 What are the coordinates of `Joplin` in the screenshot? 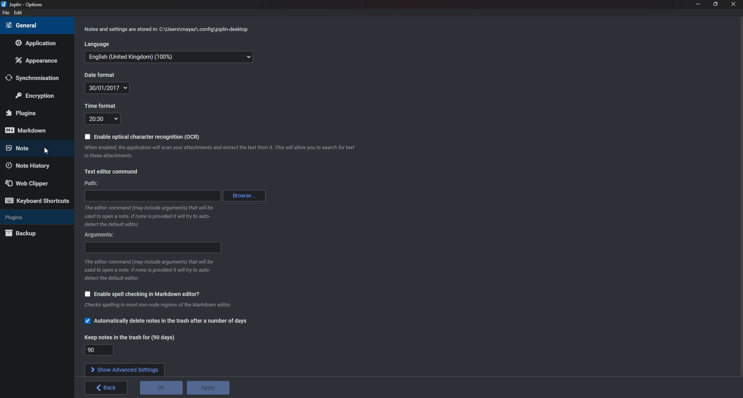 It's located at (26, 5).